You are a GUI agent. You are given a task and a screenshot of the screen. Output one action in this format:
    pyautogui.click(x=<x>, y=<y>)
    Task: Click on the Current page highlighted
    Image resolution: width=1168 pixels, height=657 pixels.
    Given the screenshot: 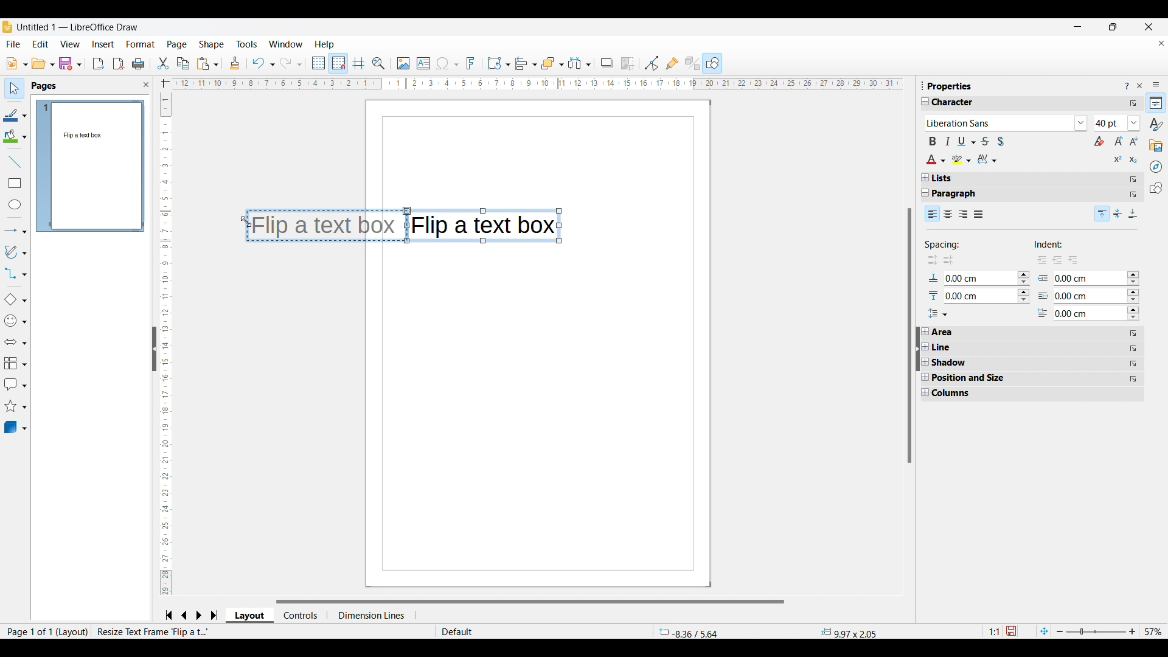 What is the action you would take?
    pyautogui.click(x=43, y=166)
    